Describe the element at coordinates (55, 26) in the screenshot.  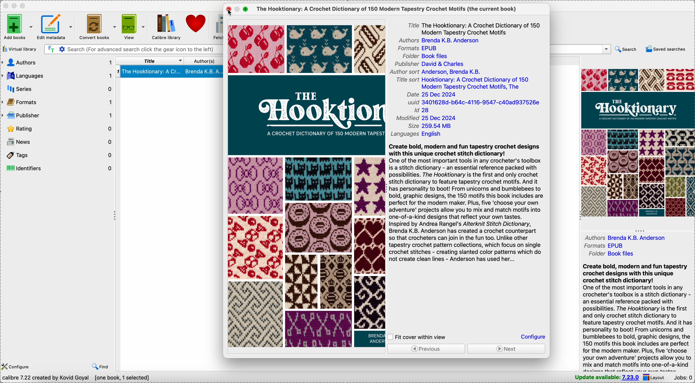
I see `edit metadata` at that location.